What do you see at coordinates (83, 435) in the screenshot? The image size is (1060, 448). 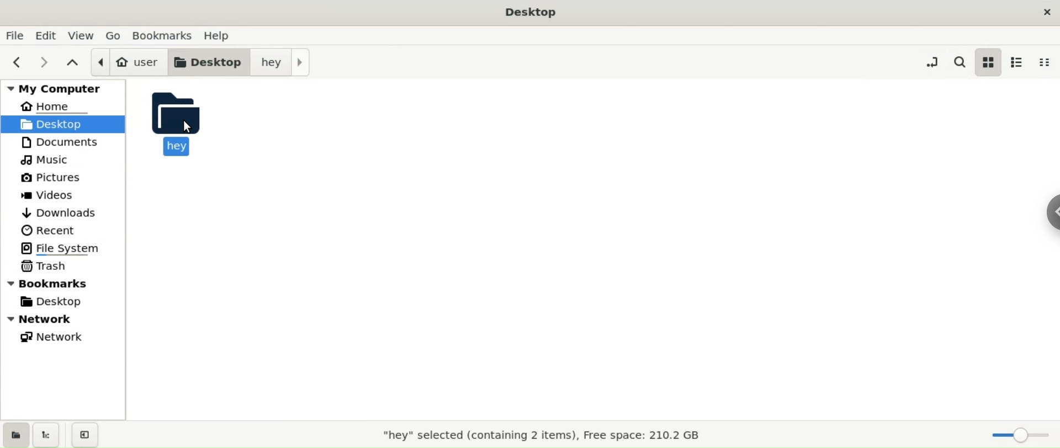 I see `close sidebars` at bounding box center [83, 435].